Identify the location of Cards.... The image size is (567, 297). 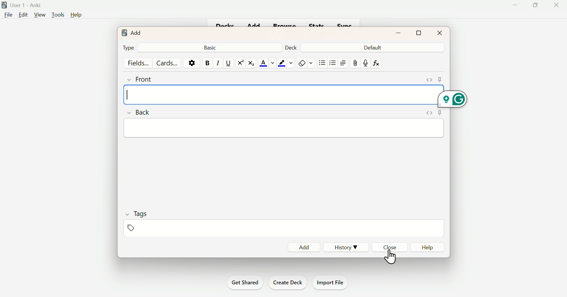
(166, 62).